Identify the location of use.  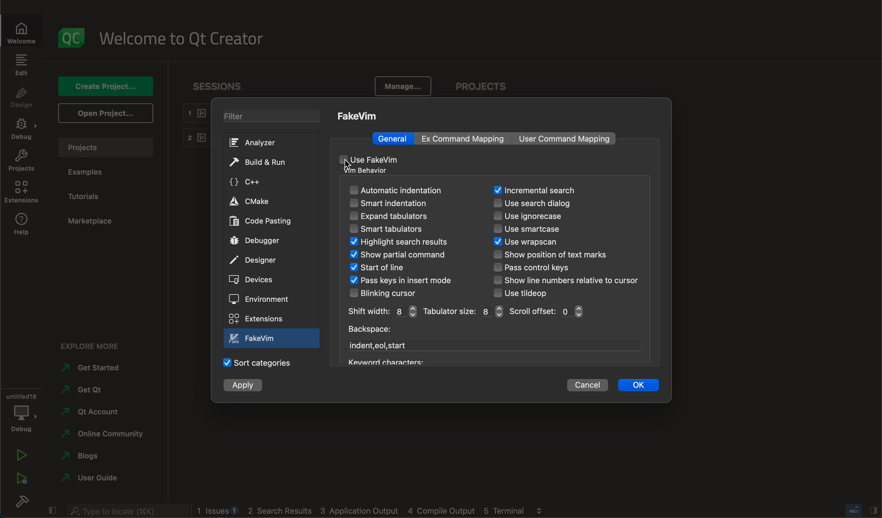
(368, 160).